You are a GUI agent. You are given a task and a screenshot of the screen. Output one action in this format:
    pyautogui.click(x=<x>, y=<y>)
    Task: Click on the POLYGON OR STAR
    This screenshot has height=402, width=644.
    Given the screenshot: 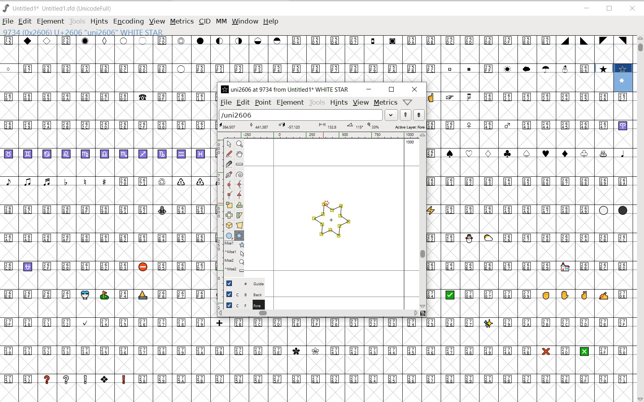 What is the action you would take?
    pyautogui.click(x=239, y=236)
    